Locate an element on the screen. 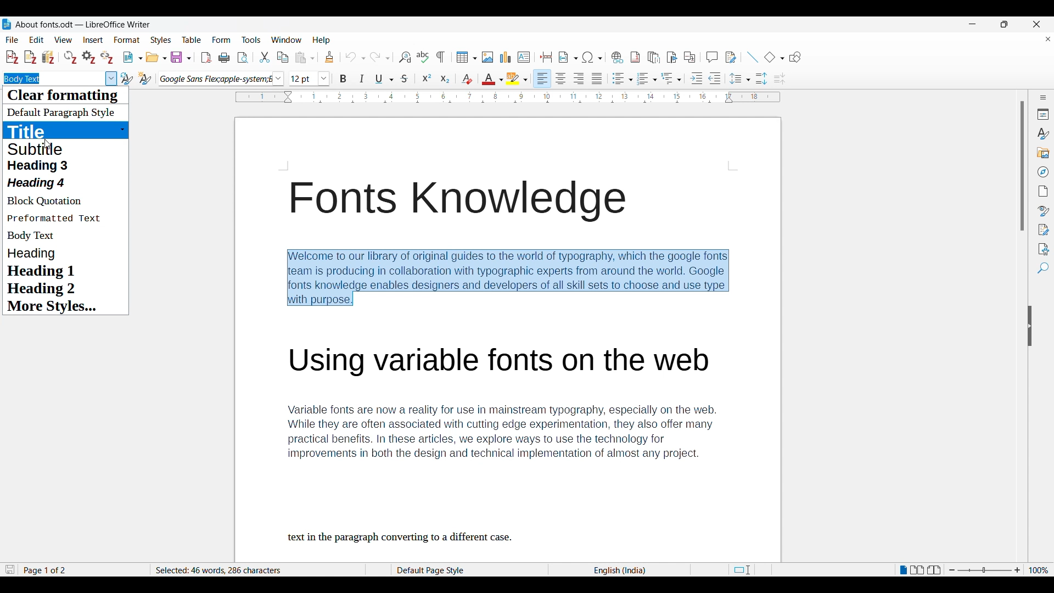 This screenshot has height=593, width=1054. Highlighted by cursor is located at coordinates (111, 79).